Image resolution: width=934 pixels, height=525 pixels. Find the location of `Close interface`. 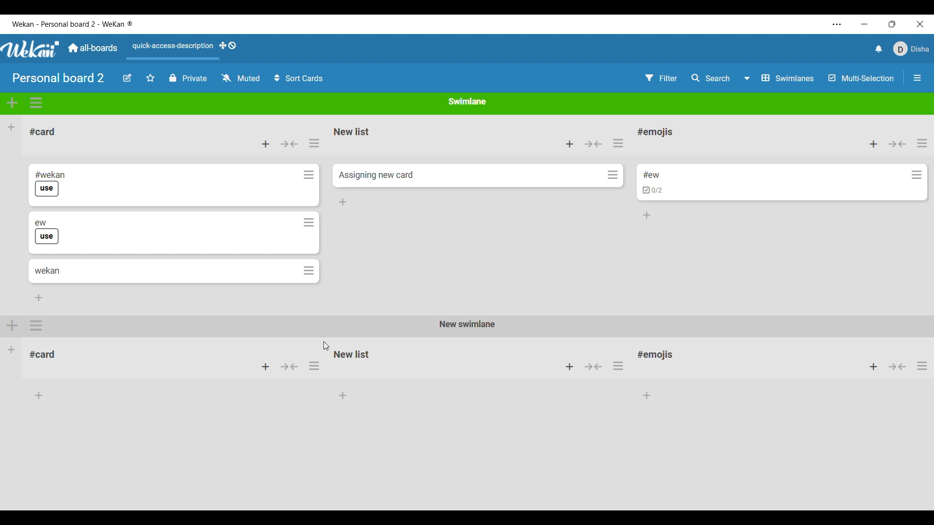

Close interface is located at coordinates (920, 24).